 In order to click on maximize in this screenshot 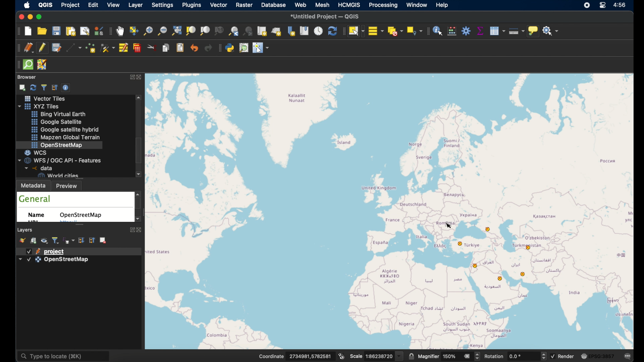, I will do `click(41, 17)`.